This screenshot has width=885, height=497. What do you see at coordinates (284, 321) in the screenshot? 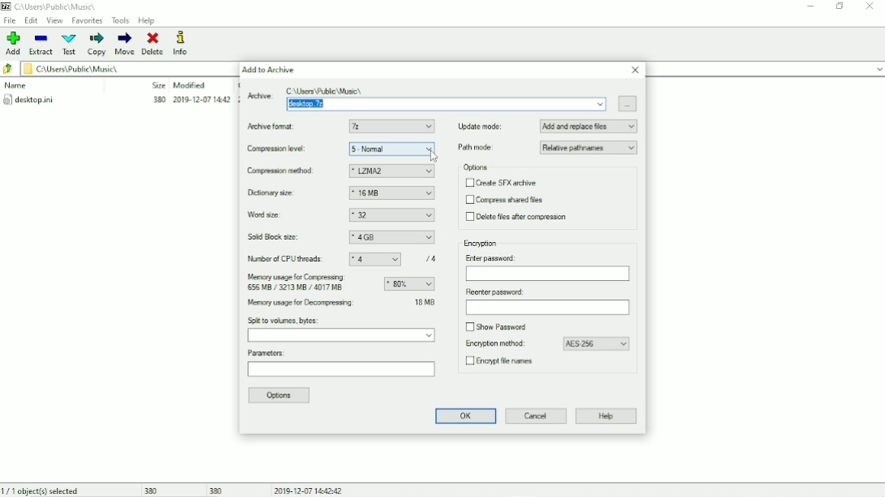
I see `Split to volumes, bytes:` at bounding box center [284, 321].